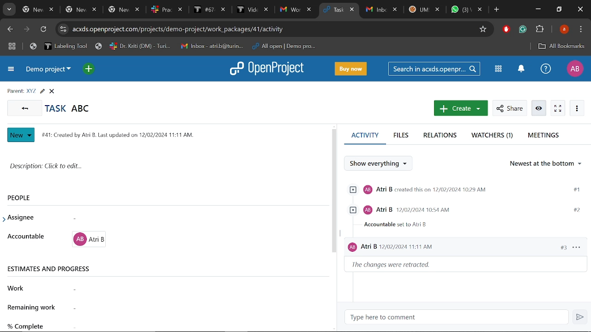 The width and height of the screenshot is (591, 332). What do you see at coordinates (6, 217) in the screenshot?
I see `arrow head` at bounding box center [6, 217].